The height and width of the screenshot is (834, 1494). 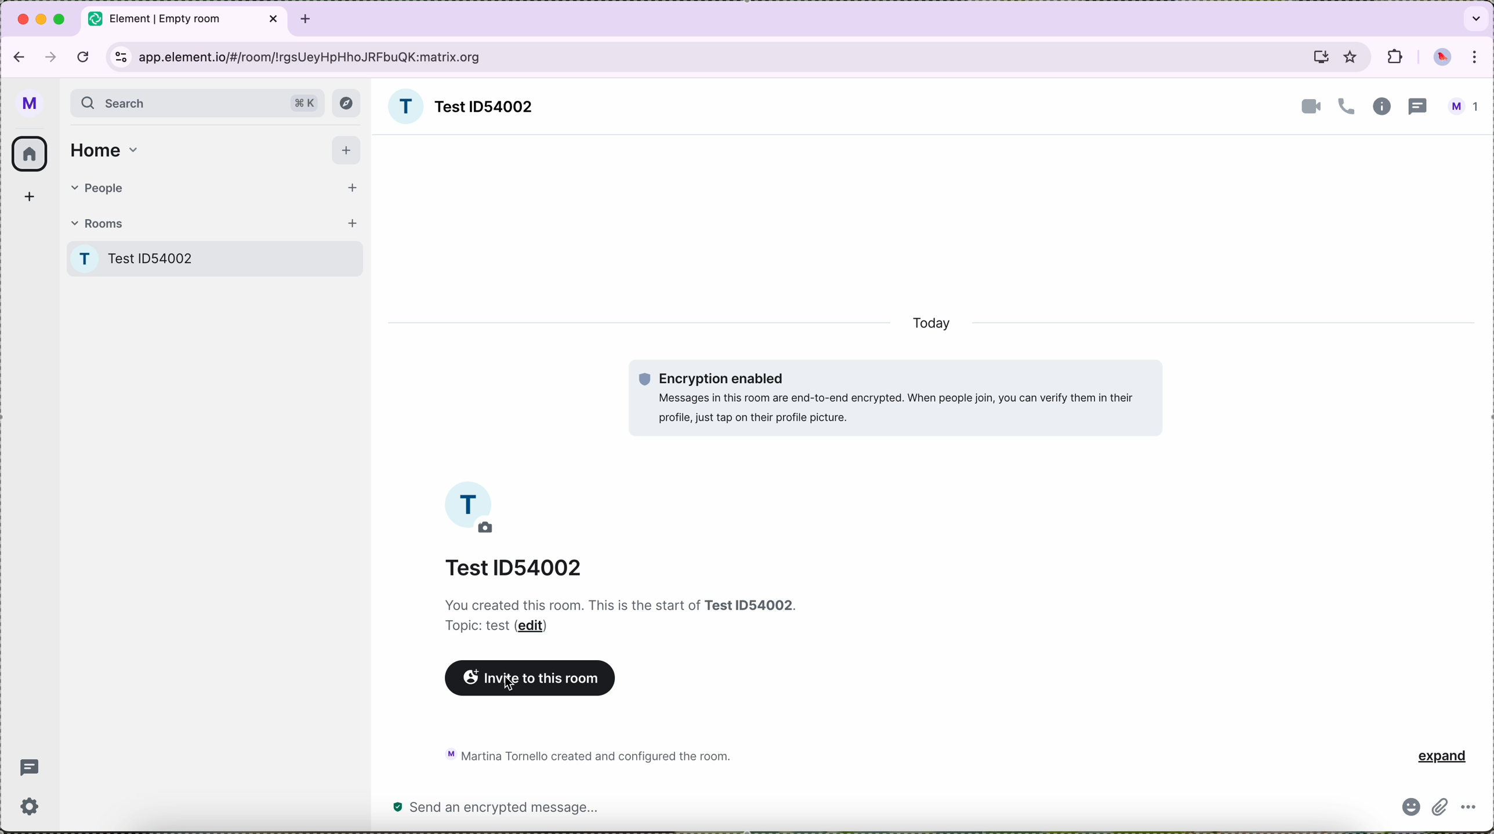 I want to click on expand, so click(x=1438, y=755).